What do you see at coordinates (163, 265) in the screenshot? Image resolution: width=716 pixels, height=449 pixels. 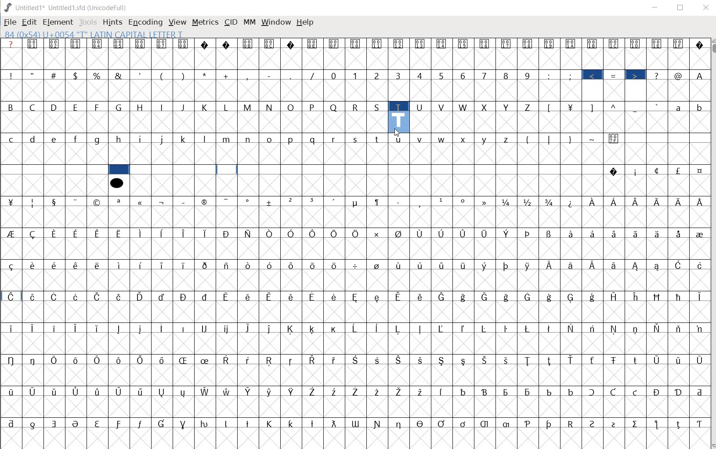 I see `Symbol` at bounding box center [163, 265].